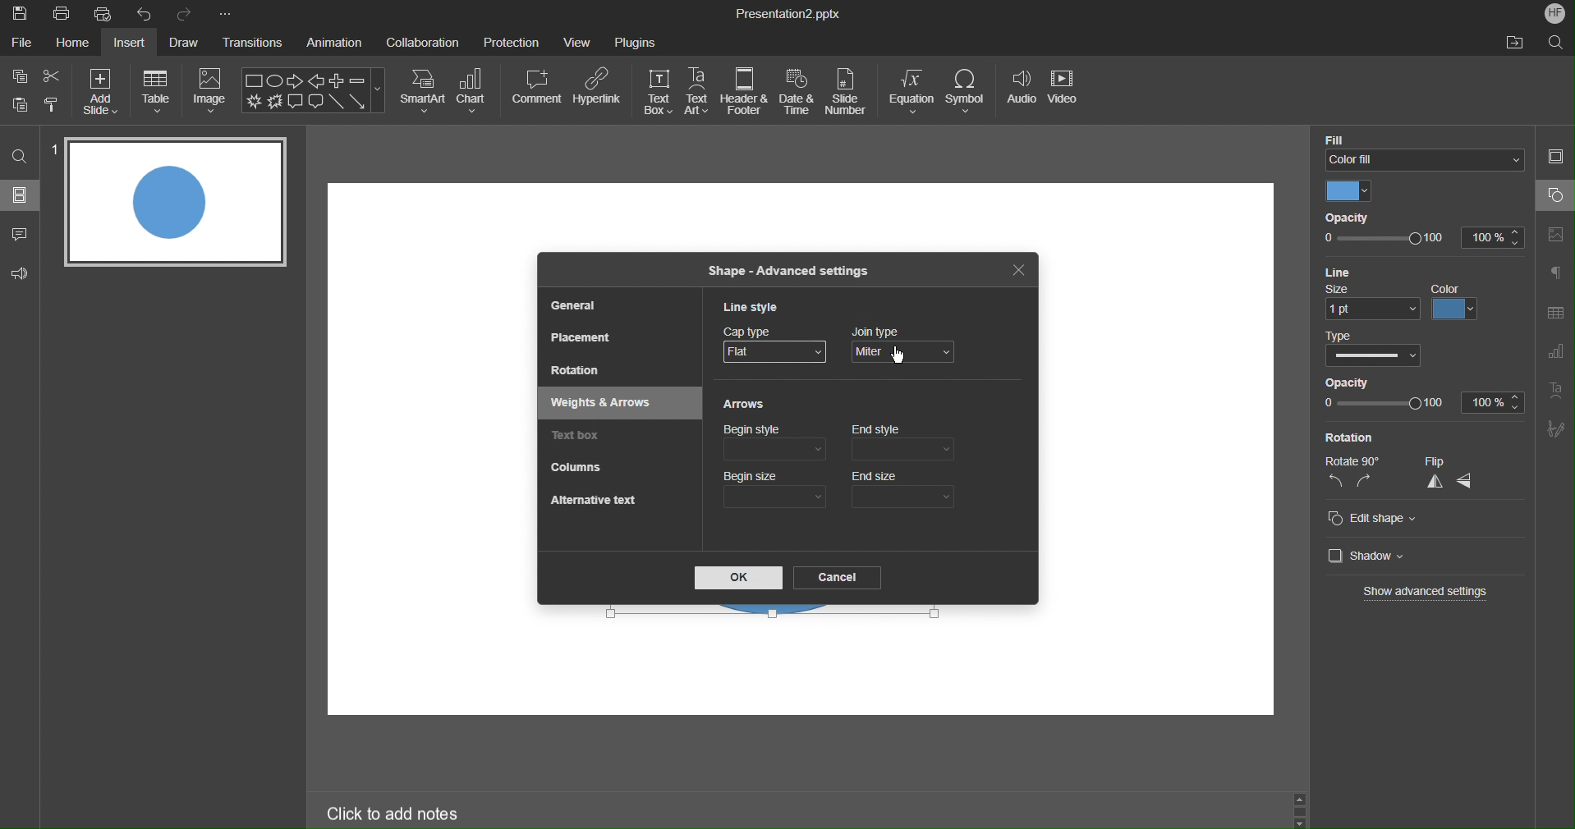 This screenshot has height=829, width=1575. What do you see at coordinates (636, 39) in the screenshot?
I see `Plugins` at bounding box center [636, 39].